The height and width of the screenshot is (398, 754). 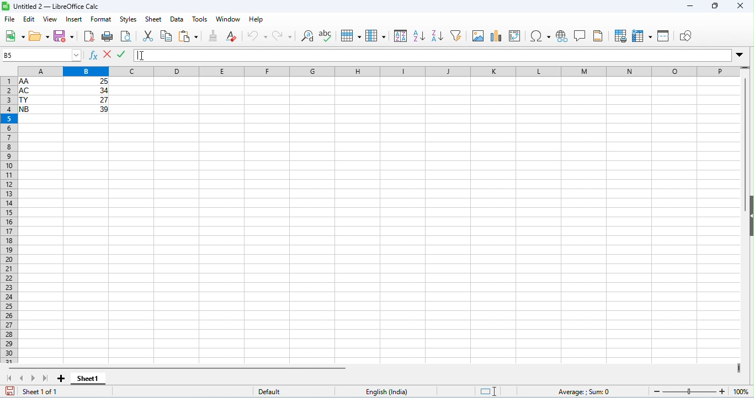 What do you see at coordinates (24, 378) in the screenshot?
I see `previous` at bounding box center [24, 378].